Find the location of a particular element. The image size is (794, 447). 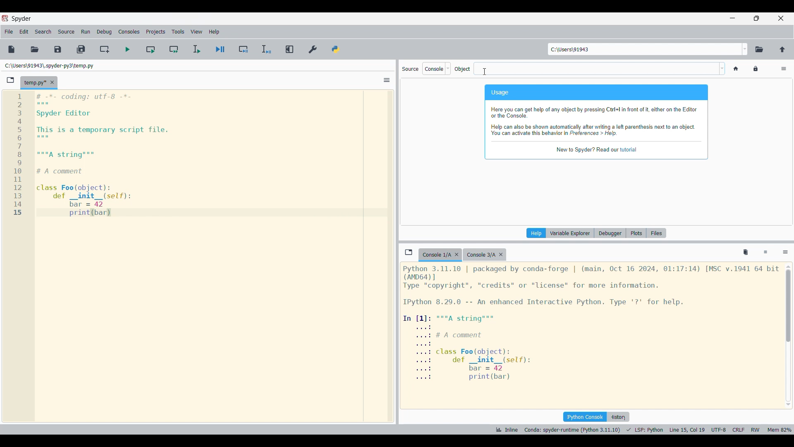

File menu is located at coordinates (9, 32).